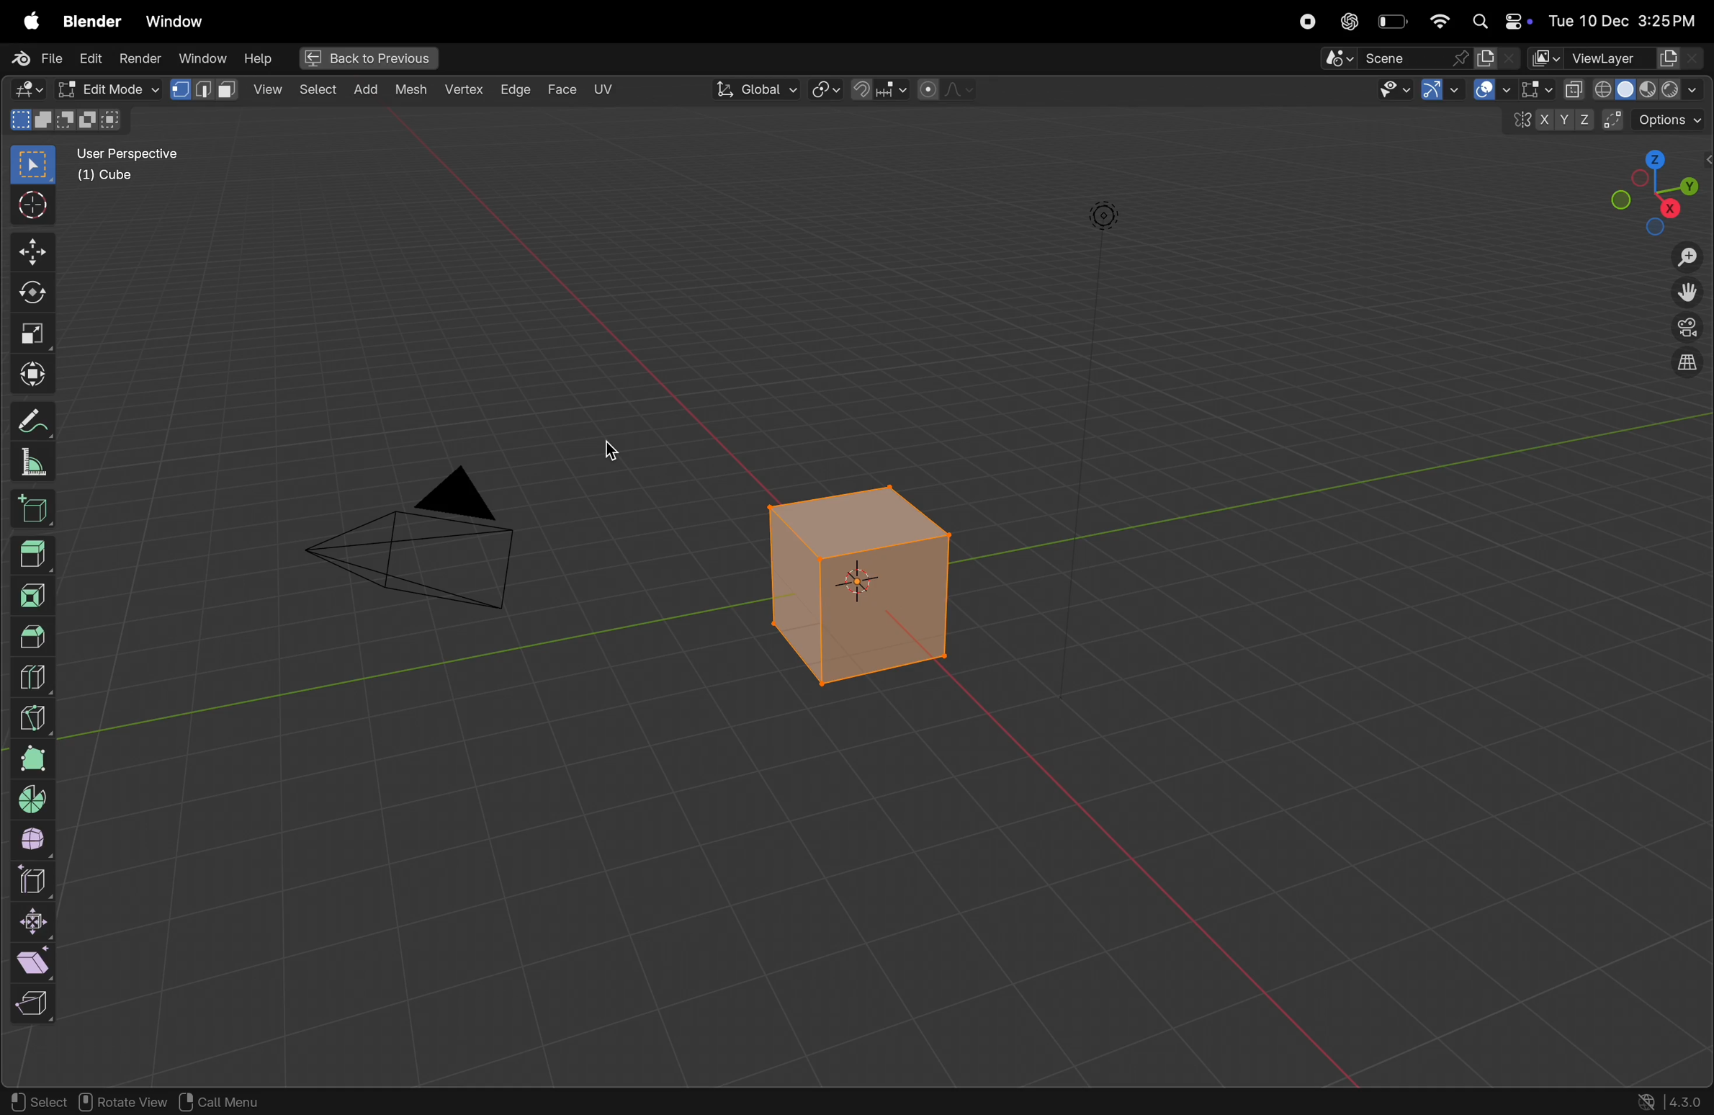 The image size is (1714, 1115). I want to click on date and time, so click(1628, 17).